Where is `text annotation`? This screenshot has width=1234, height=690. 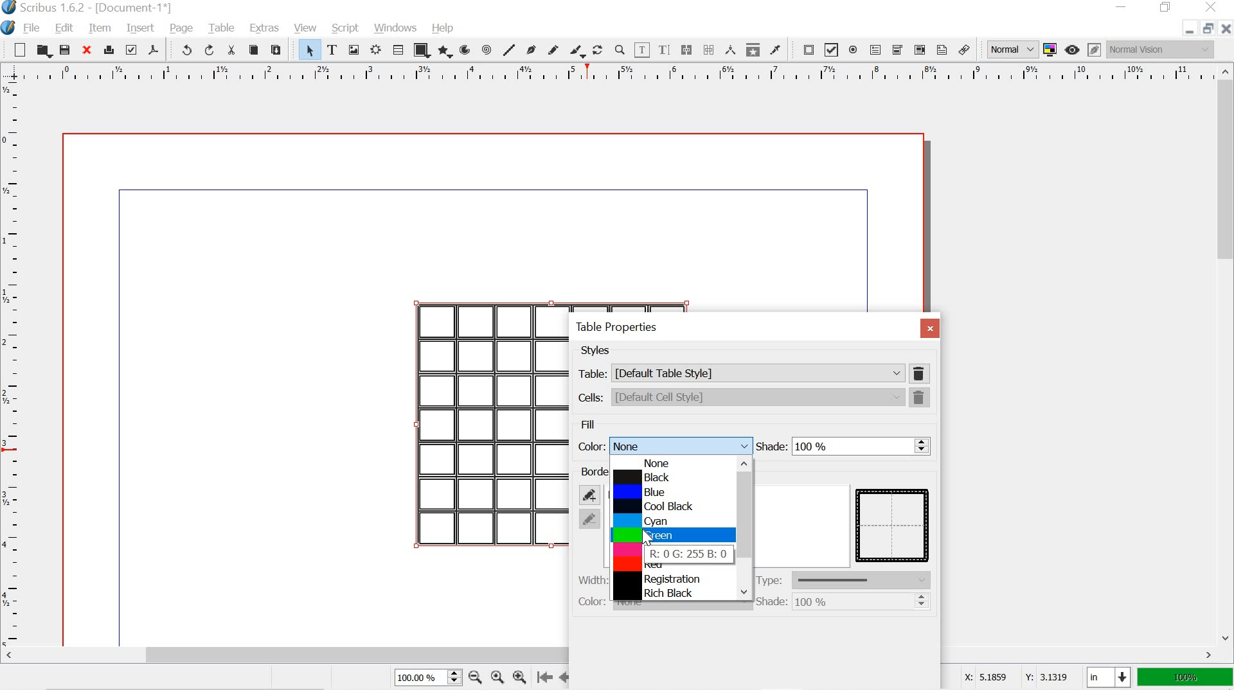 text annotation is located at coordinates (942, 49).